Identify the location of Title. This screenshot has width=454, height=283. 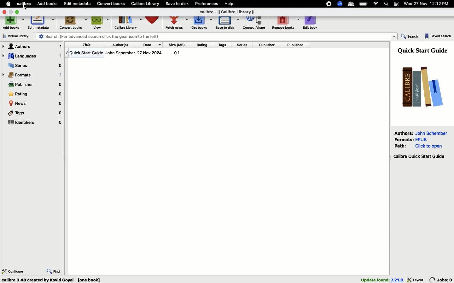
(87, 52).